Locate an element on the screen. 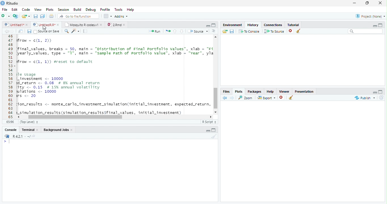 This screenshot has height=204, width=387. Save all open files is located at coordinates (42, 16).